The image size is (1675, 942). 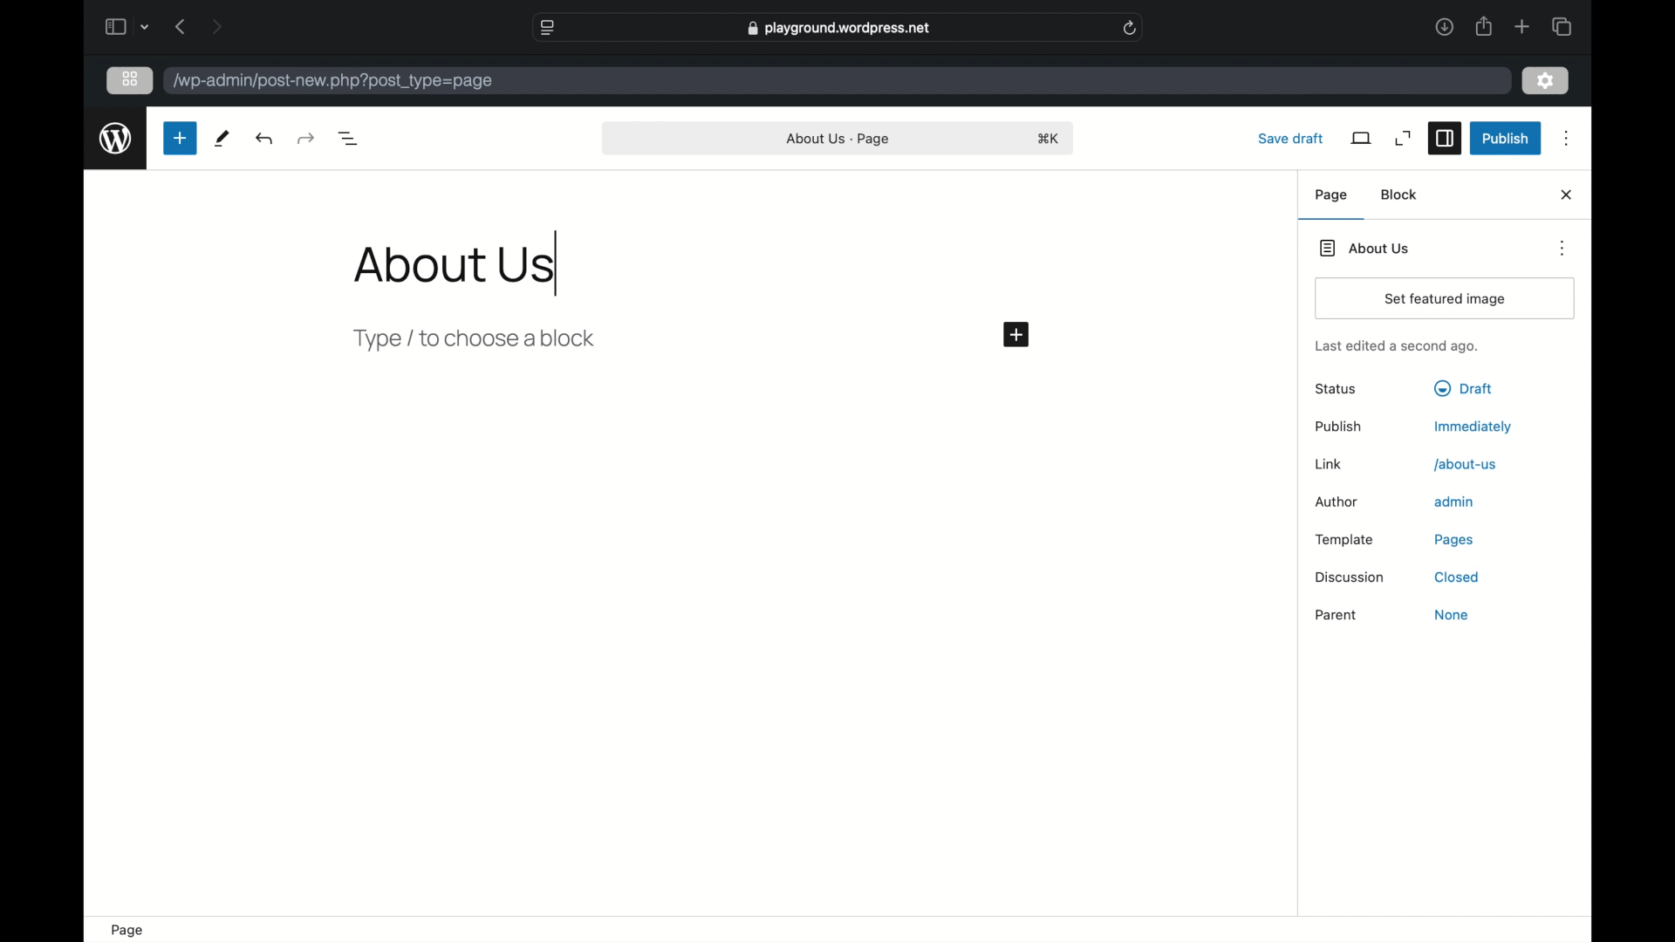 I want to click on save draft, so click(x=1291, y=138).